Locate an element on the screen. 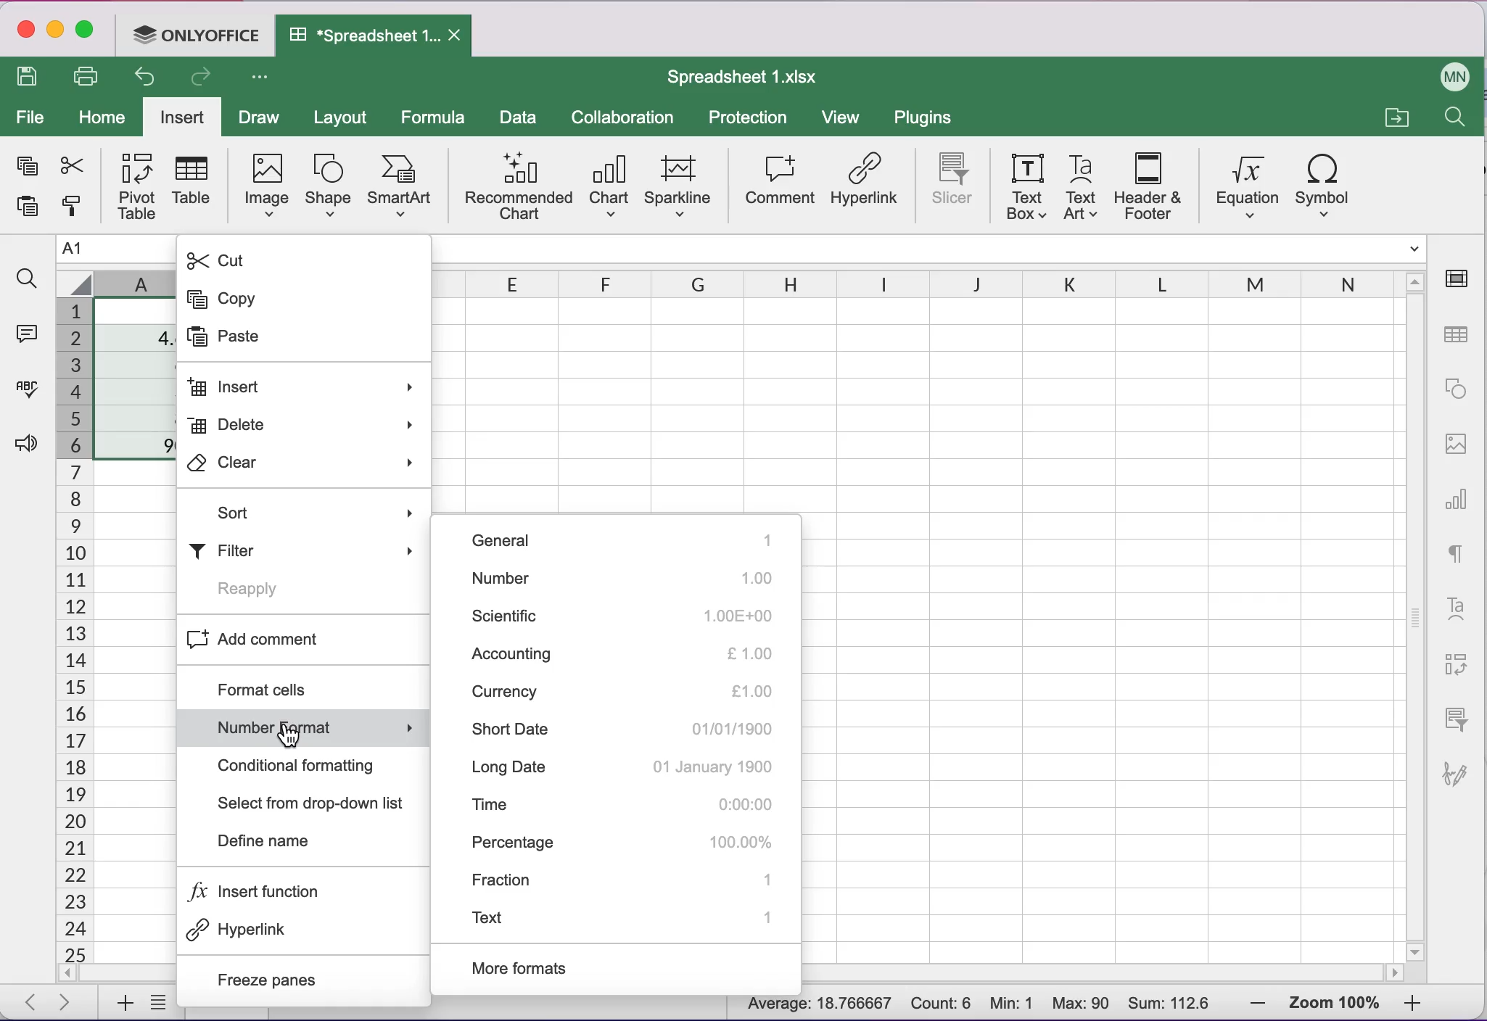  plugins is located at coordinates (924, 119).